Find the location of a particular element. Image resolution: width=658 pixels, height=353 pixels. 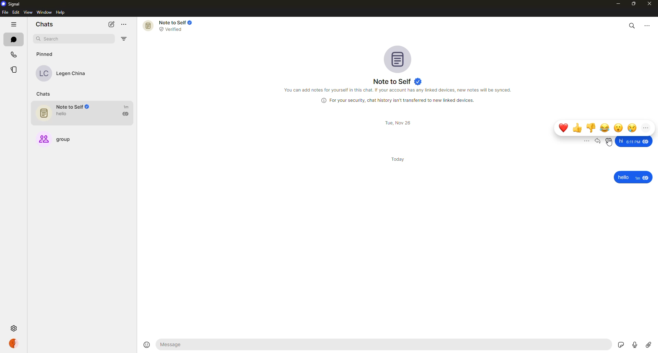

reaction is located at coordinates (609, 141).